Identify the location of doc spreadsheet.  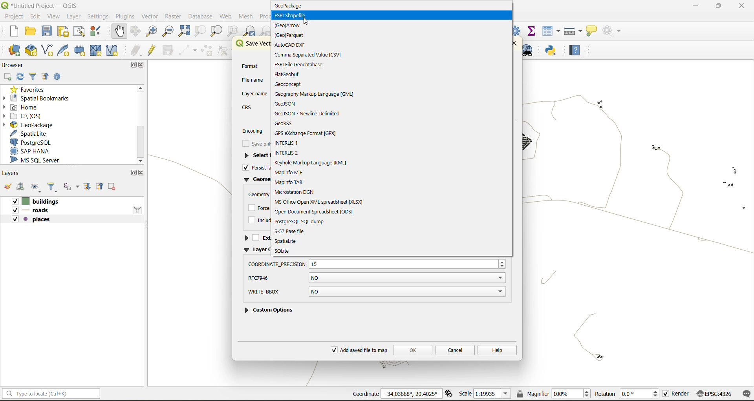
(315, 212).